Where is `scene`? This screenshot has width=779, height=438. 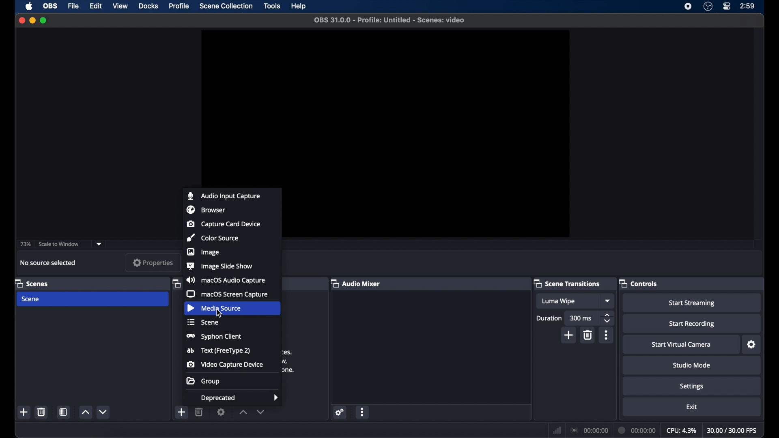 scene is located at coordinates (202, 322).